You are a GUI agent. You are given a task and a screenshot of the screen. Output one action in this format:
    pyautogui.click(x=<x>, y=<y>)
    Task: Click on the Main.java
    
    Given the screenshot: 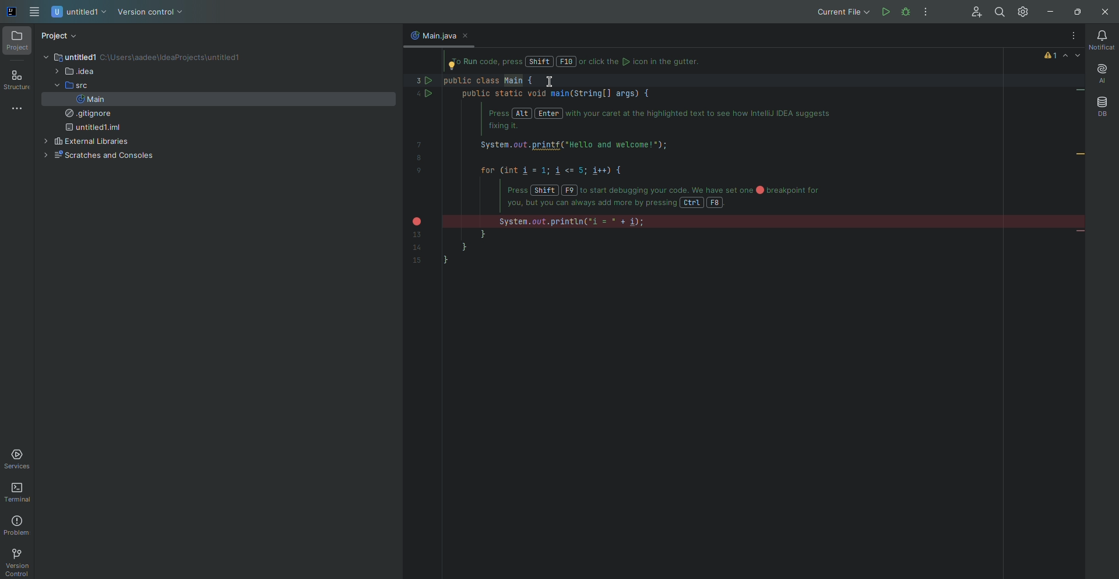 What is the action you would take?
    pyautogui.click(x=430, y=35)
    